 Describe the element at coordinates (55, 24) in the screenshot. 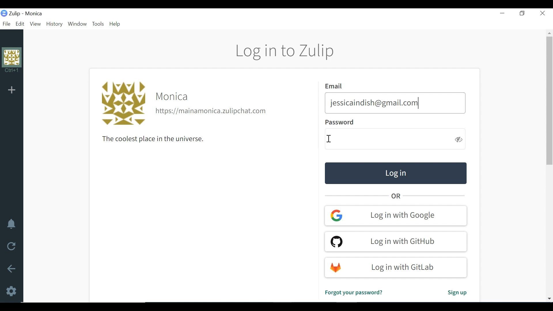

I see `History` at that location.